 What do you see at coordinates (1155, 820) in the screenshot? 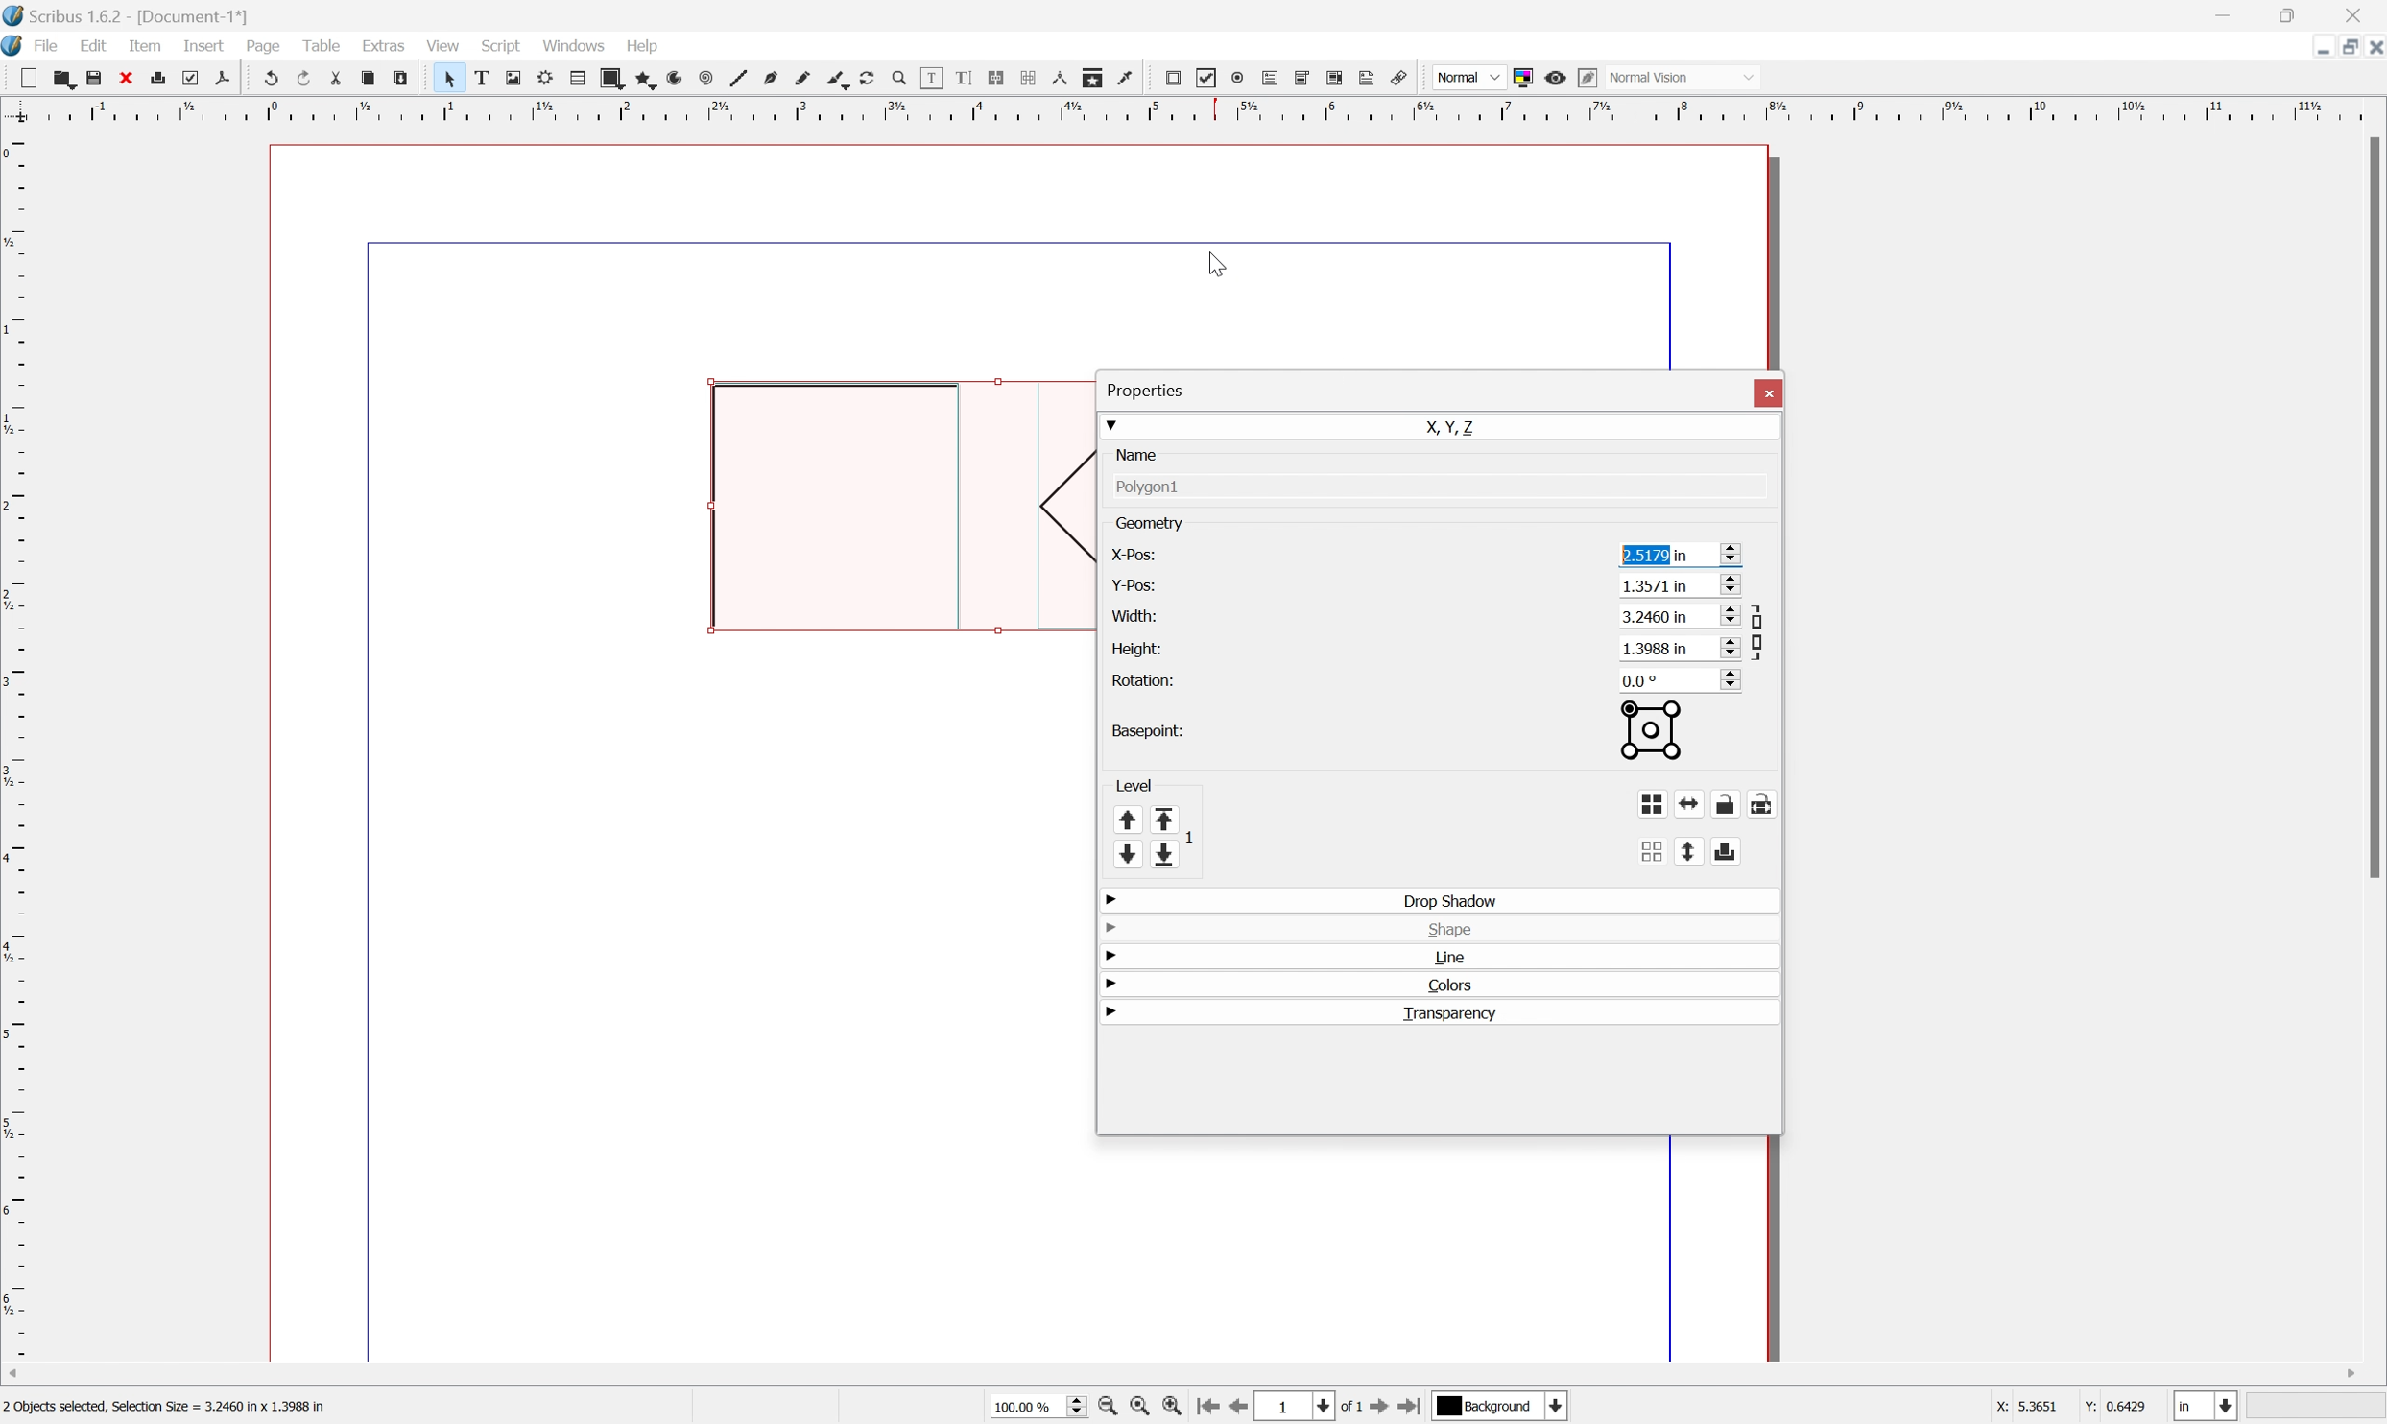
I see `Level` at bounding box center [1155, 820].